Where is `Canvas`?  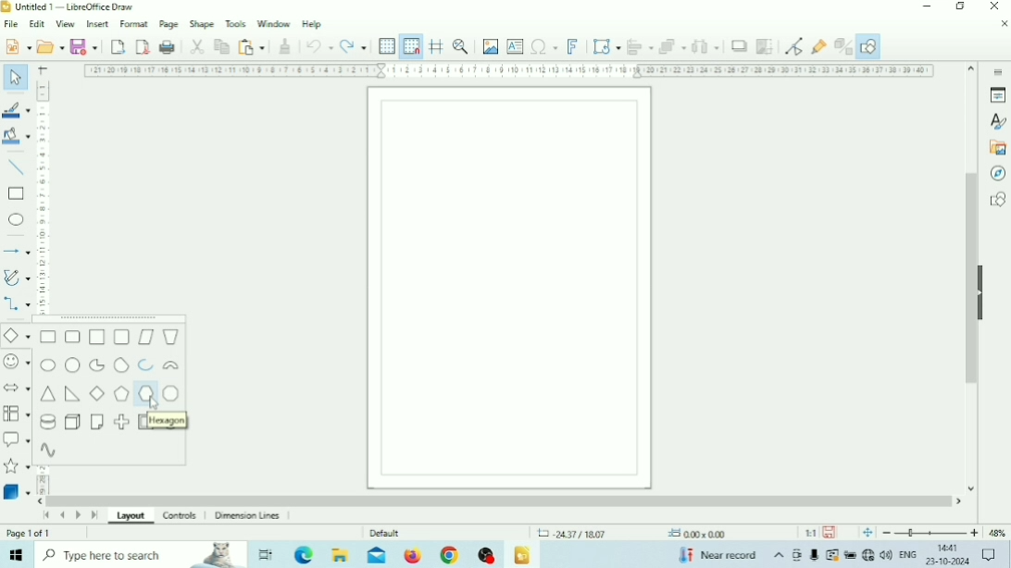
Canvas is located at coordinates (510, 288).